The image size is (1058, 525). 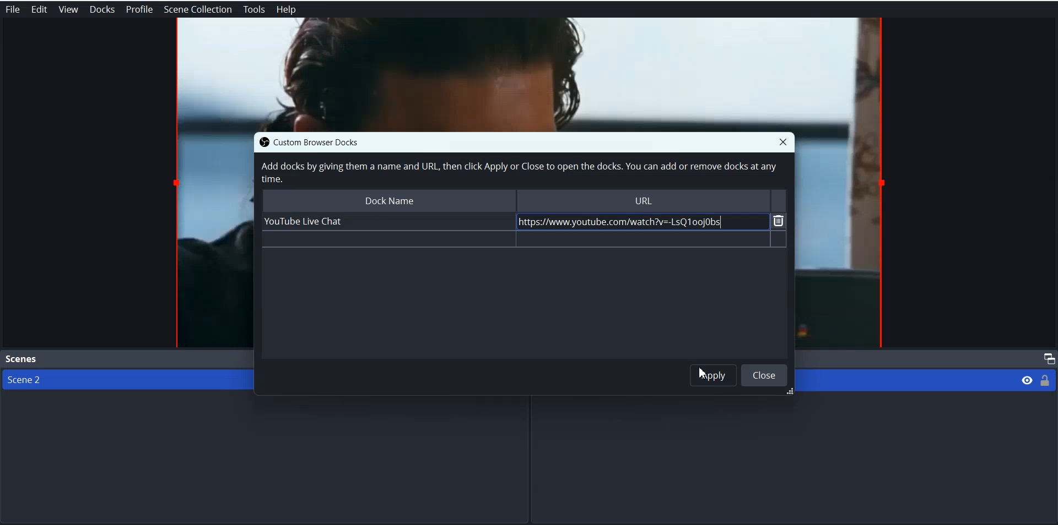 What do you see at coordinates (529, 74) in the screenshot?
I see `File Preview window` at bounding box center [529, 74].